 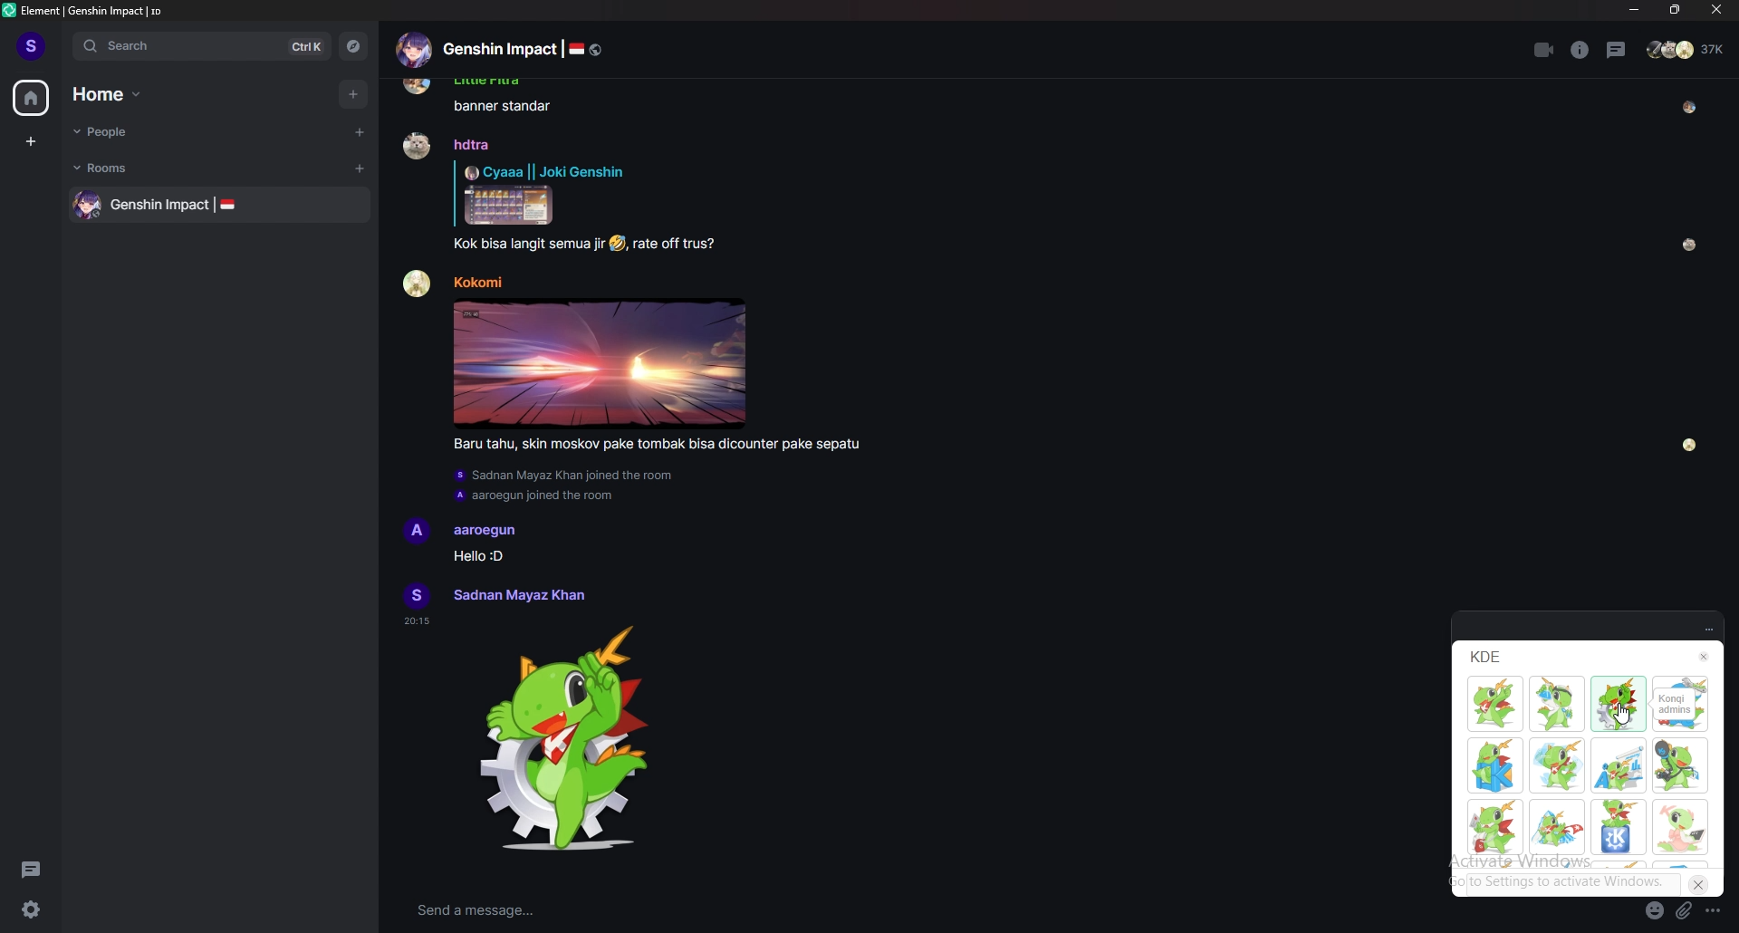 What do you see at coordinates (1680, 765) in the screenshot?
I see `Kongi kommunicates` at bounding box center [1680, 765].